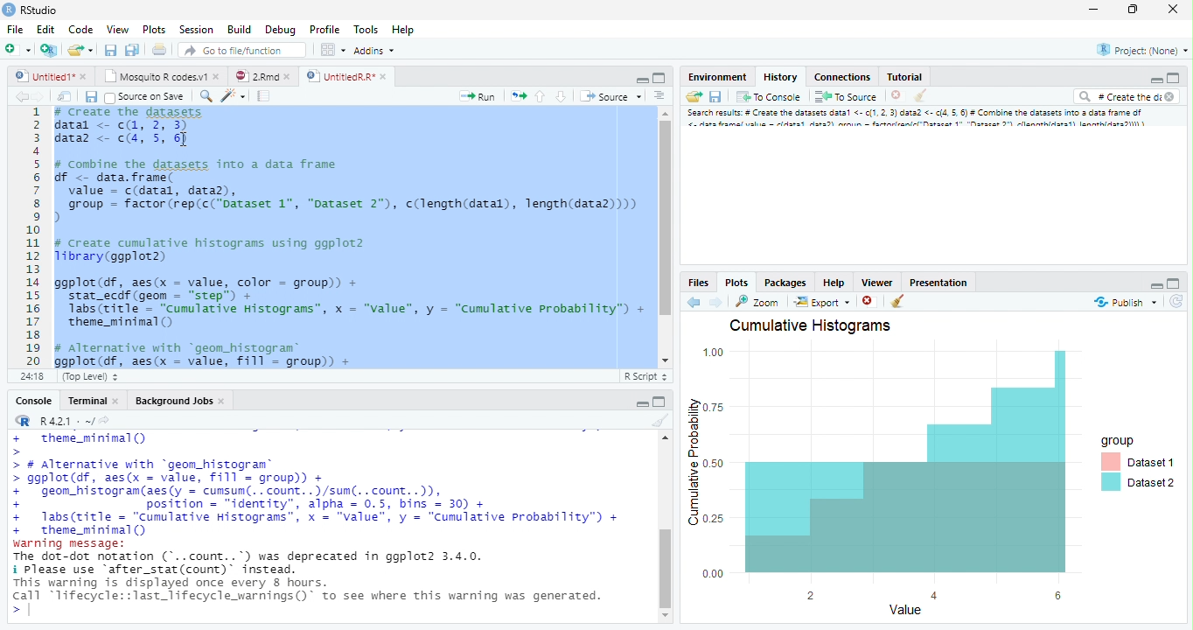 The height and width of the screenshot is (630, 1193). Describe the element at coordinates (876, 283) in the screenshot. I see `Viewer` at that location.